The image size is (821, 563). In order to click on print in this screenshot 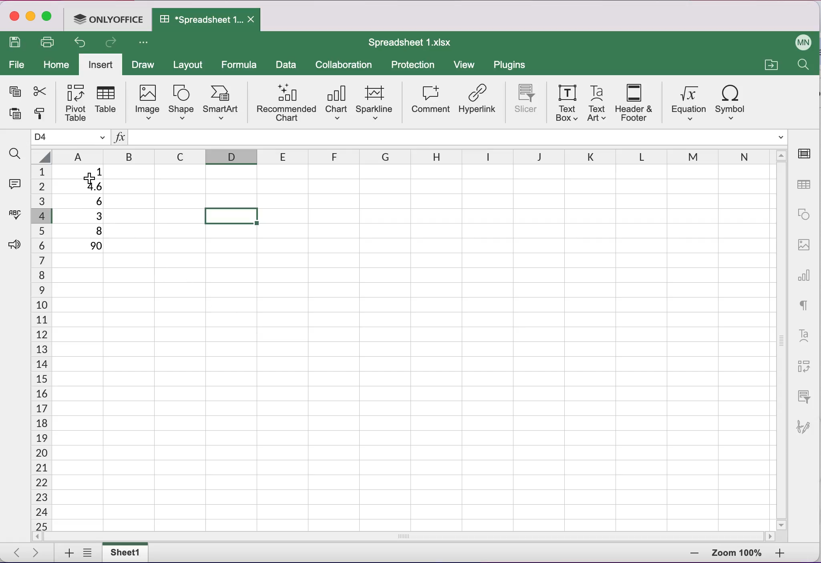, I will do `click(48, 43)`.